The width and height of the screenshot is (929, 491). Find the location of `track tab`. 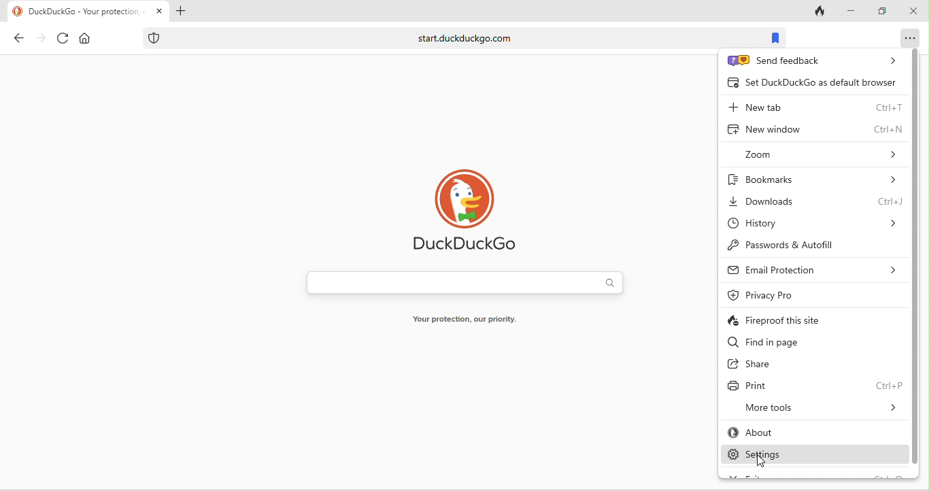

track tab is located at coordinates (817, 12).